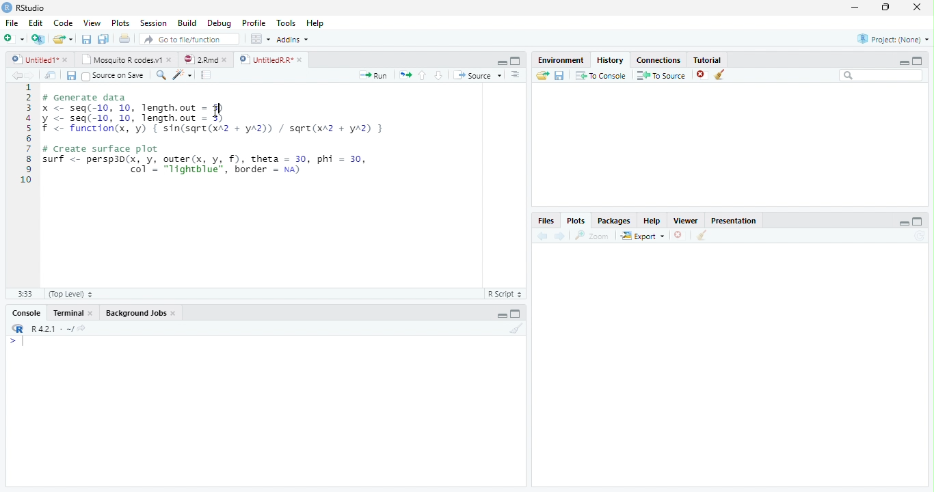 Image resolution: width=934 pixels, height=492 pixels. What do you see at coordinates (27, 135) in the screenshot?
I see `Line numbers` at bounding box center [27, 135].